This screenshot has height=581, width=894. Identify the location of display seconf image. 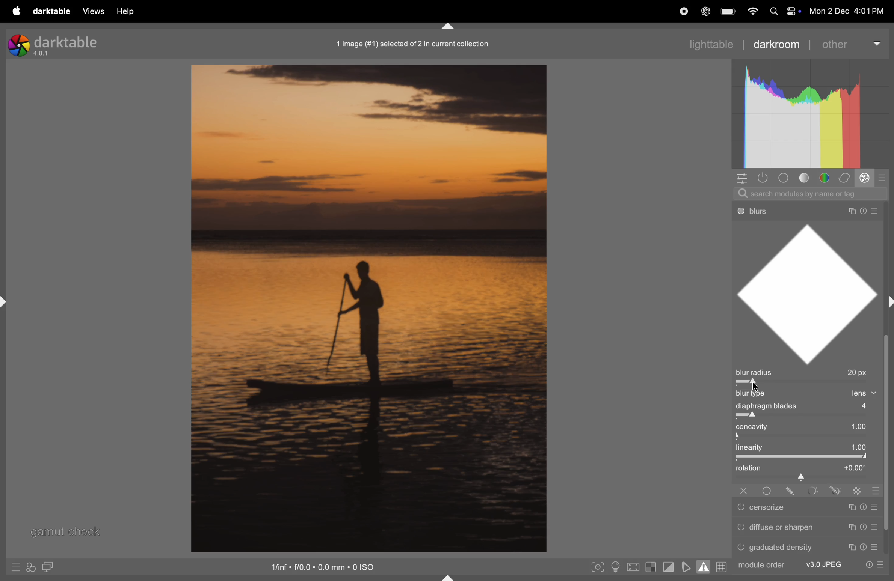
(49, 567).